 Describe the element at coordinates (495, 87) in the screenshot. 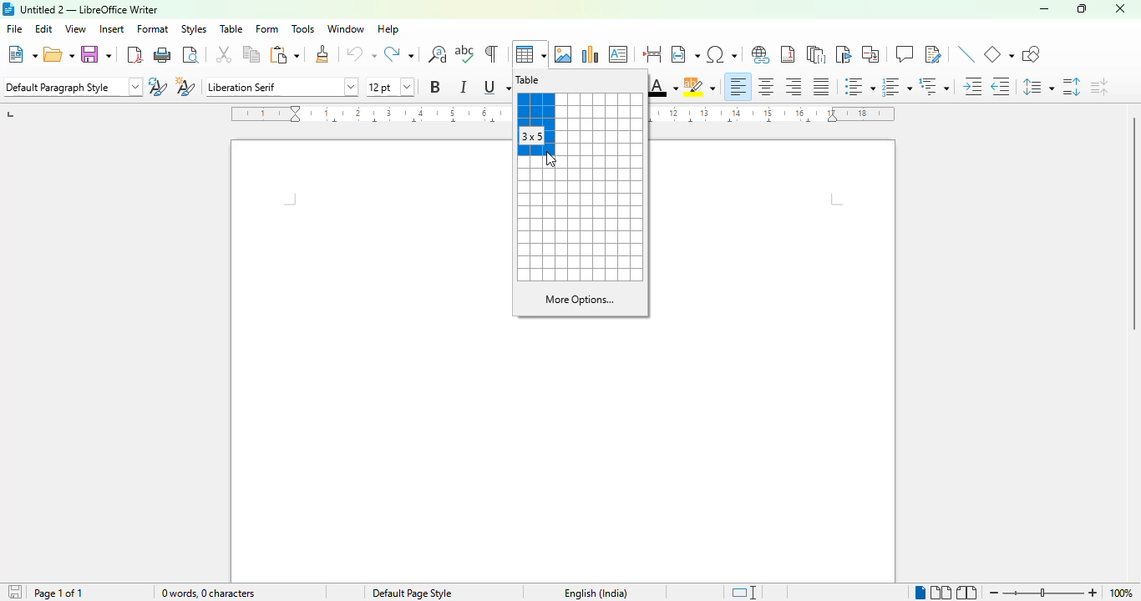

I see `underline` at that location.